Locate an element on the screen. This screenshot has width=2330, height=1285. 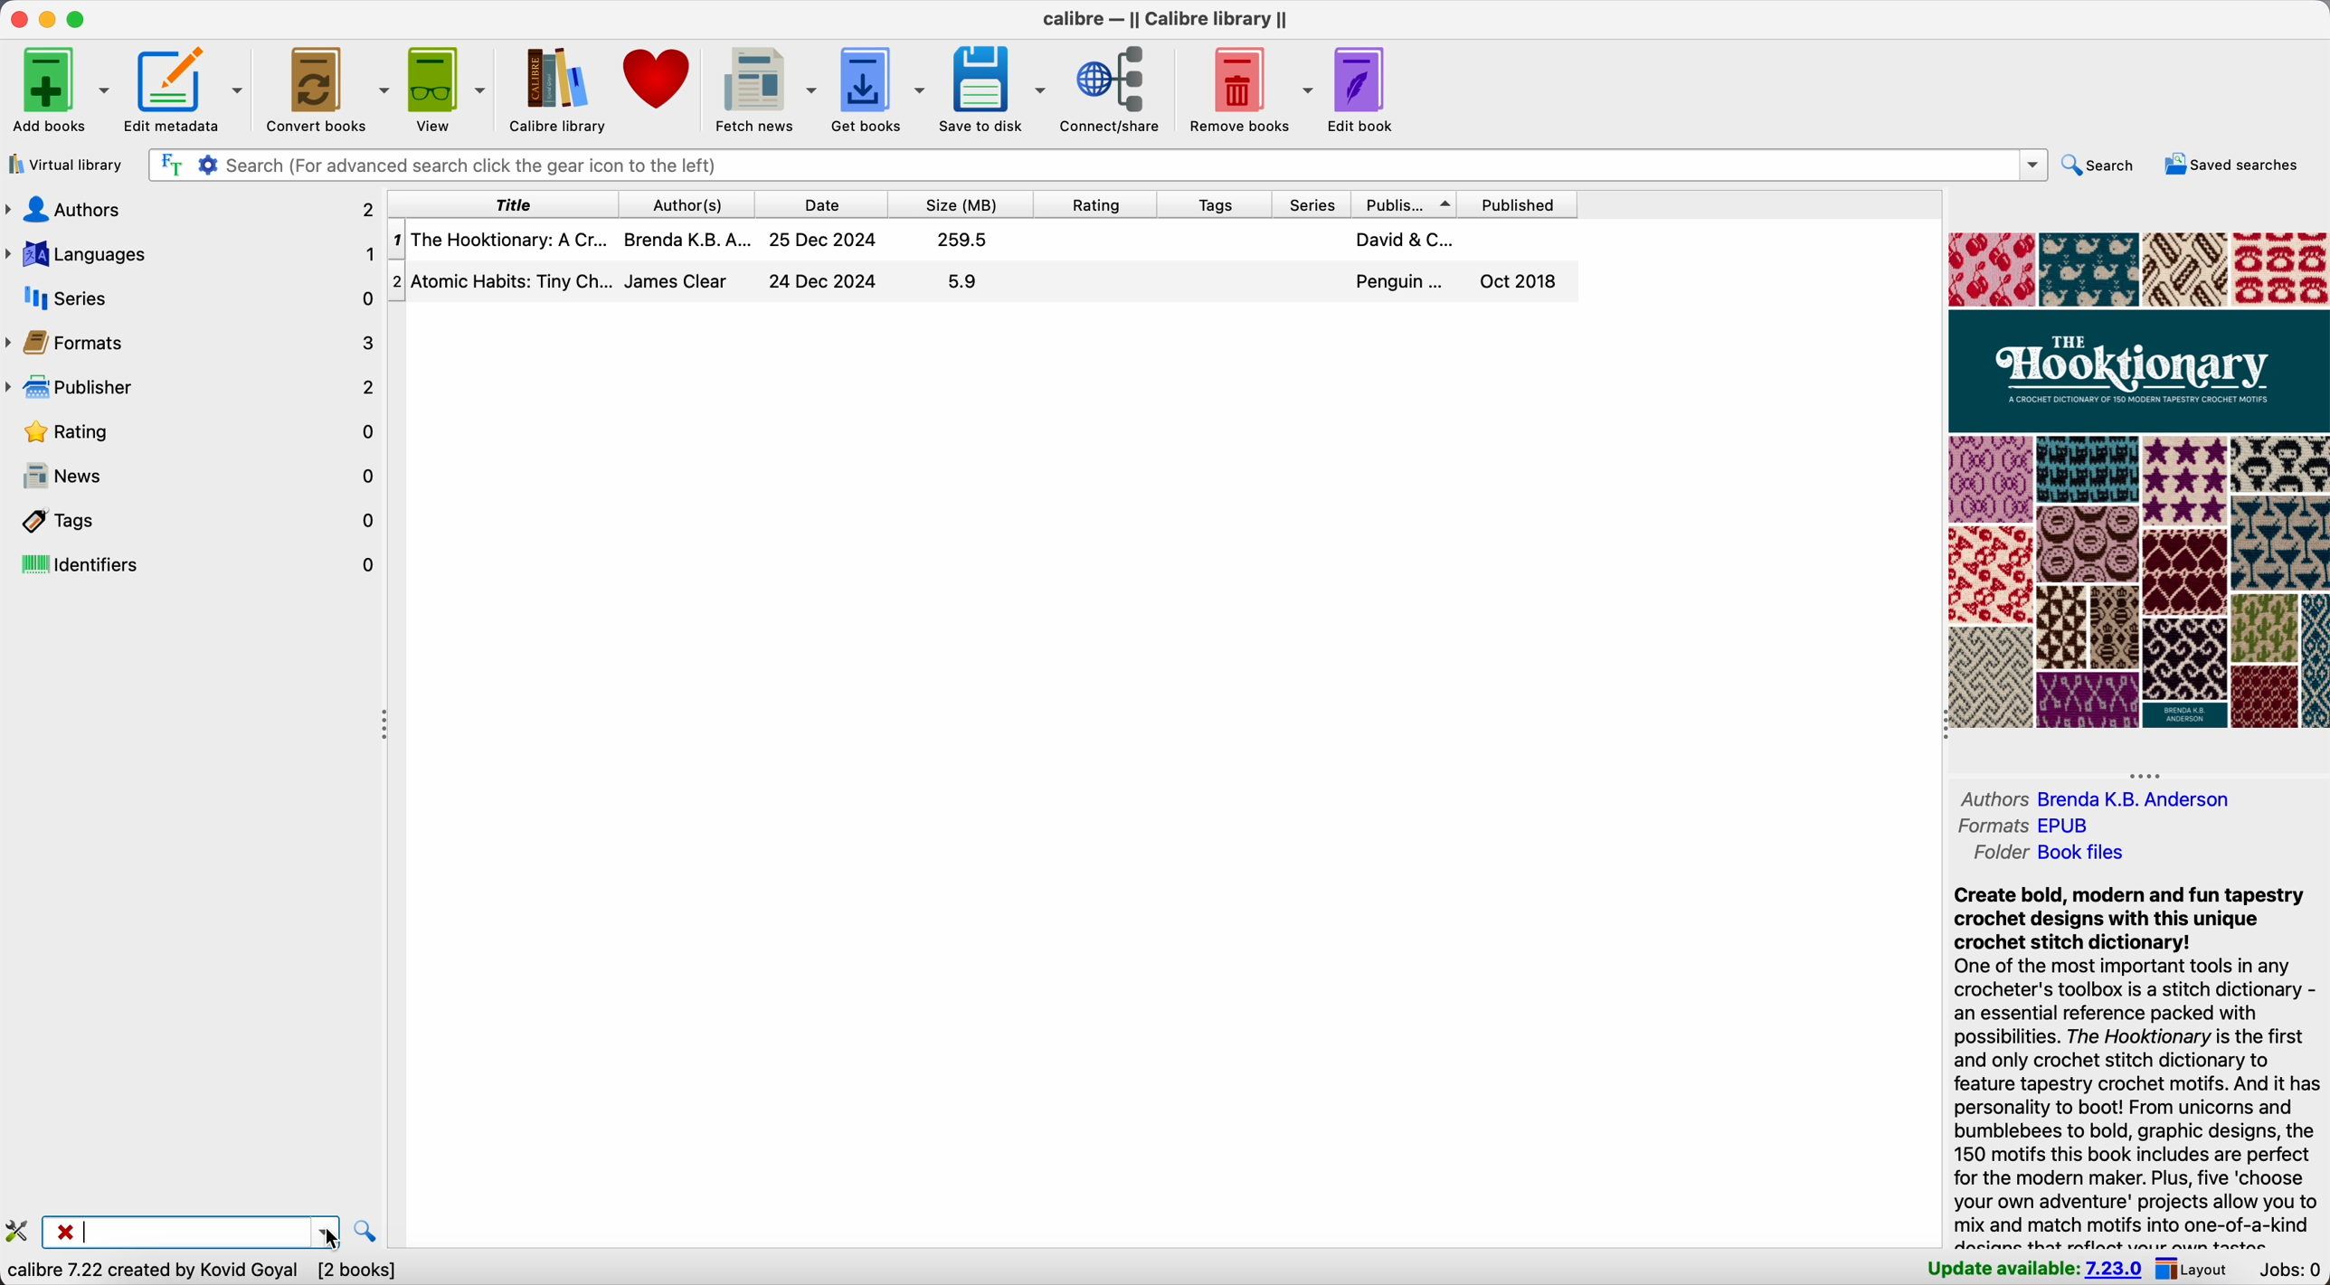
authors is located at coordinates (193, 207).